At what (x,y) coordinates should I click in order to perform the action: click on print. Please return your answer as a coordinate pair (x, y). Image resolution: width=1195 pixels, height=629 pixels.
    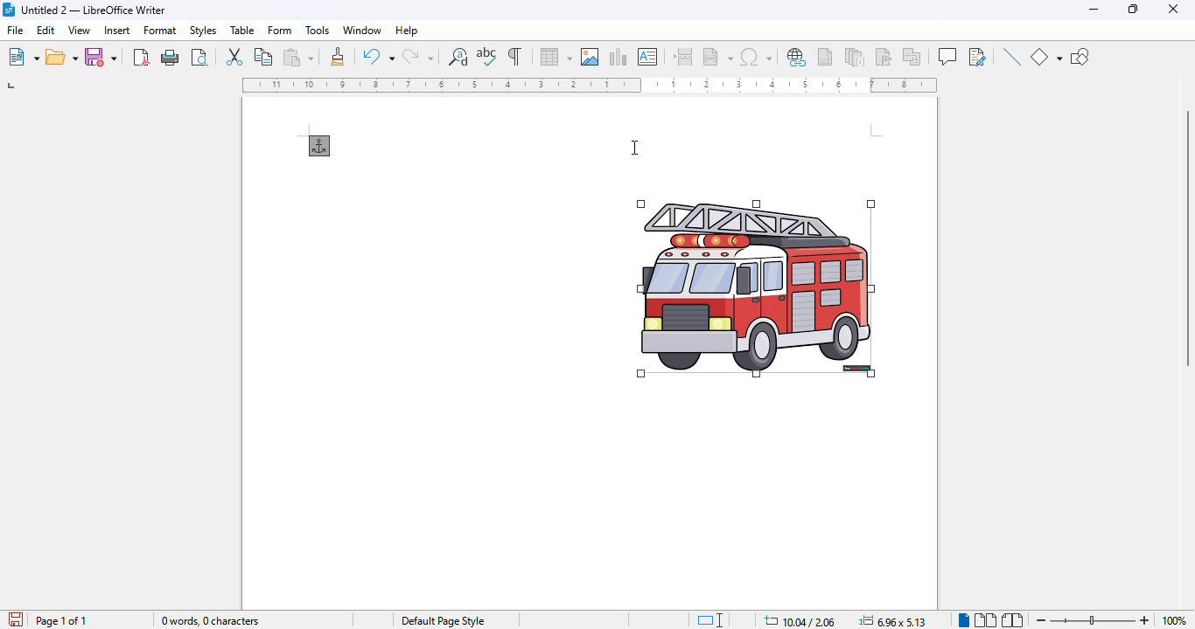
    Looking at the image, I should click on (171, 58).